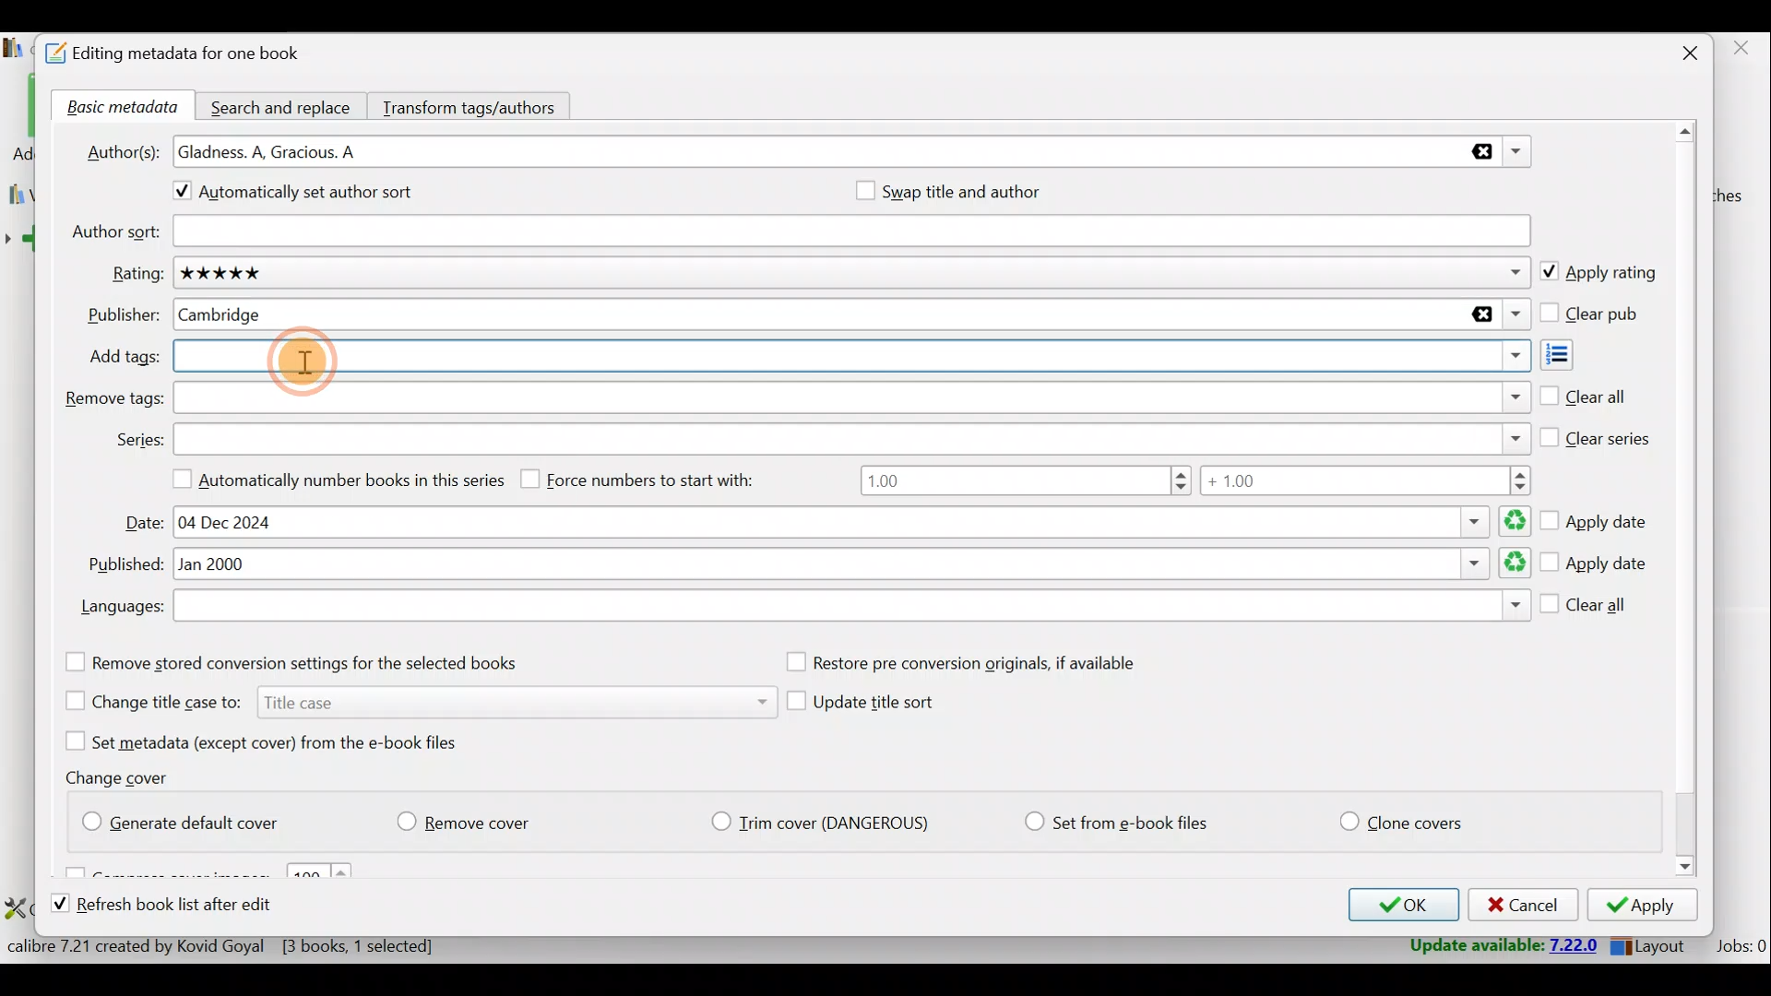 The height and width of the screenshot is (996, 1771). I want to click on Clone covers, so click(1397, 818).